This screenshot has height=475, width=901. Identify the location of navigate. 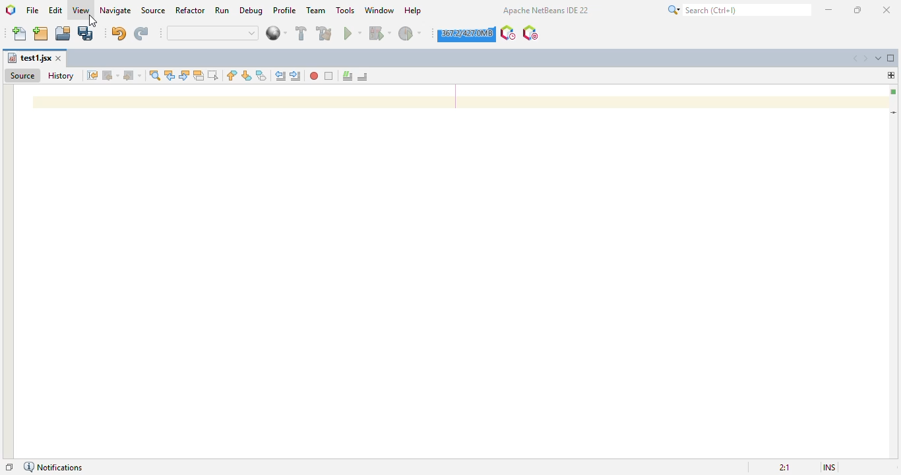
(116, 11).